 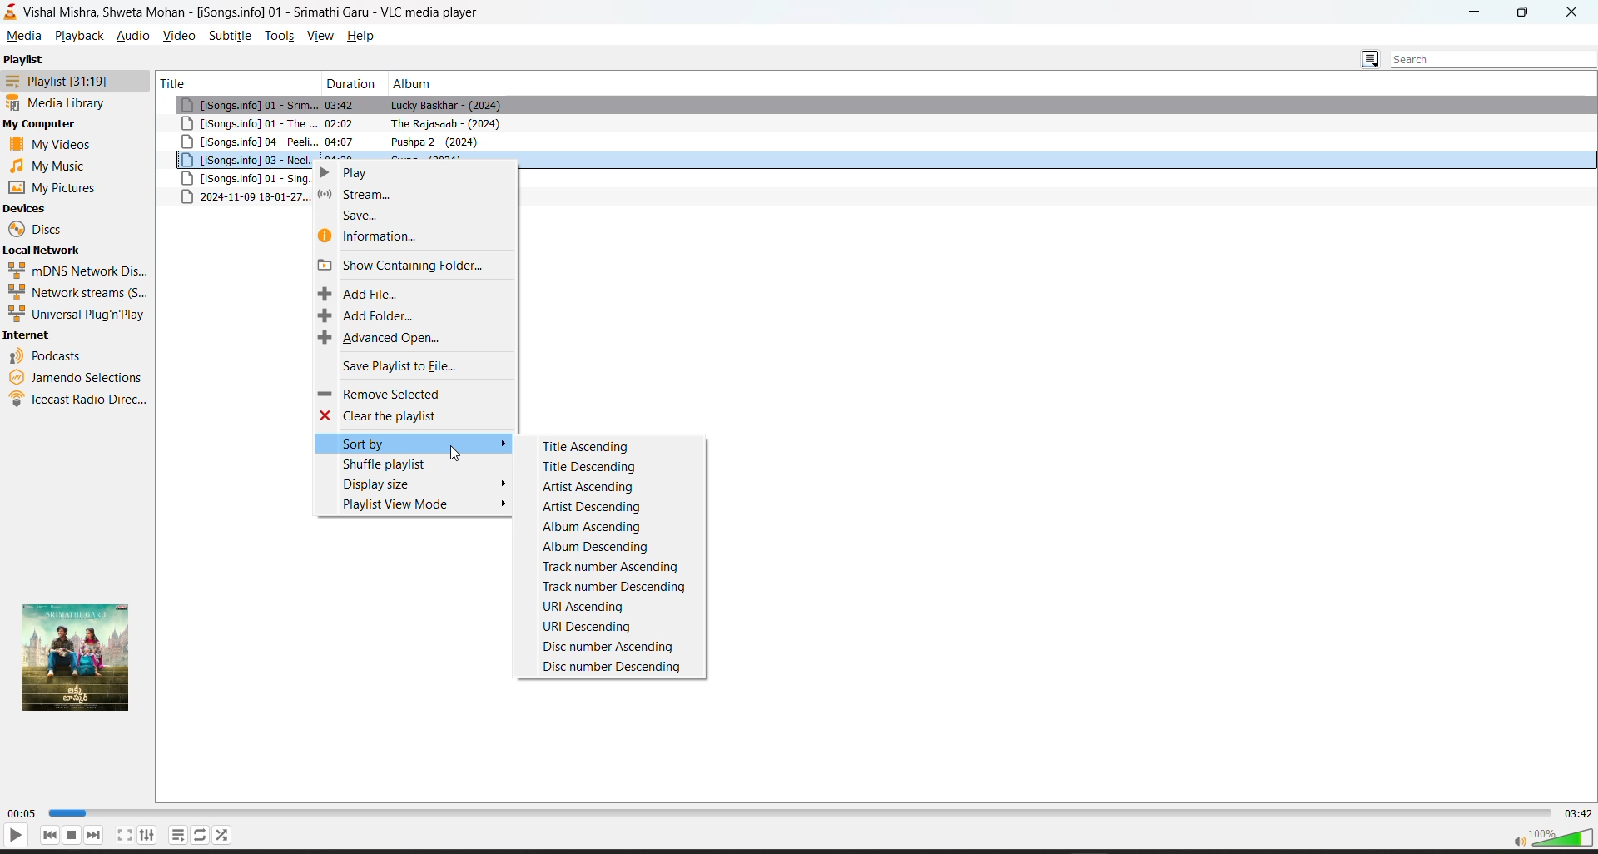 What do you see at coordinates (414, 193) in the screenshot?
I see `stream` at bounding box center [414, 193].